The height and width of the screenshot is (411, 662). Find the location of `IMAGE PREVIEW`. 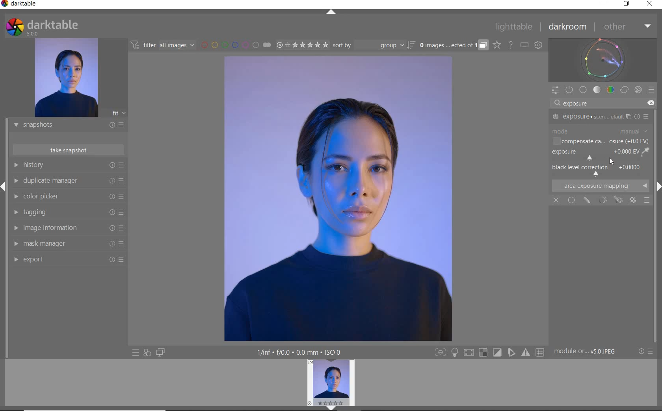

IMAGE PREVIEW is located at coordinates (66, 78).